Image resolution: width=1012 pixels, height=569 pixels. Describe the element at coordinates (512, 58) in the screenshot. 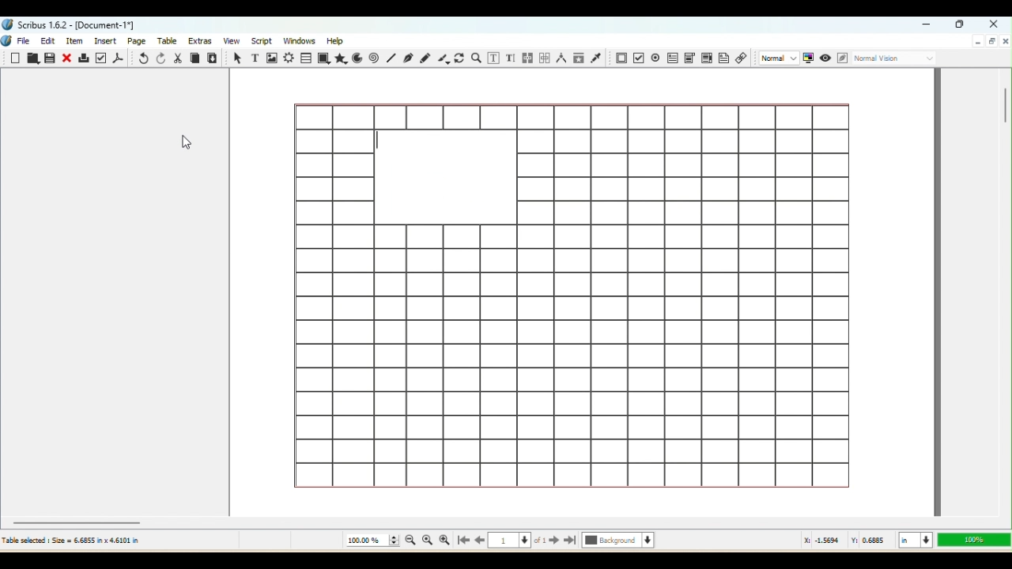

I see `Edit text with story editor` at that location.